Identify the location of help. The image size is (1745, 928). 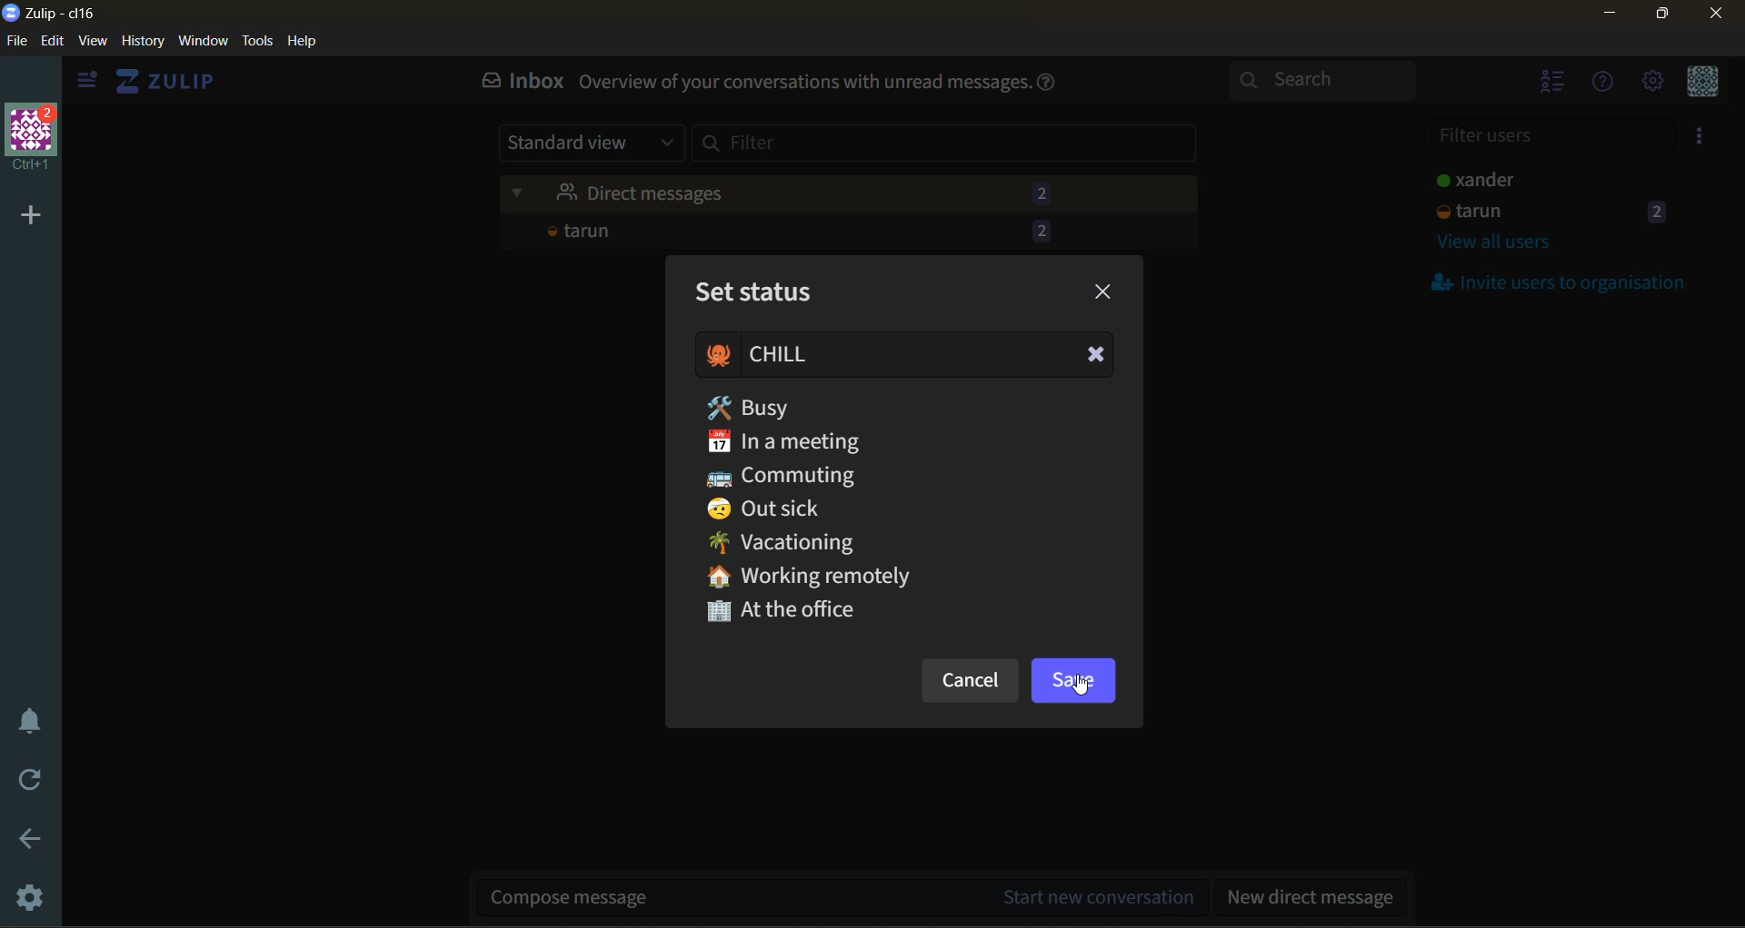
(1051, 81).